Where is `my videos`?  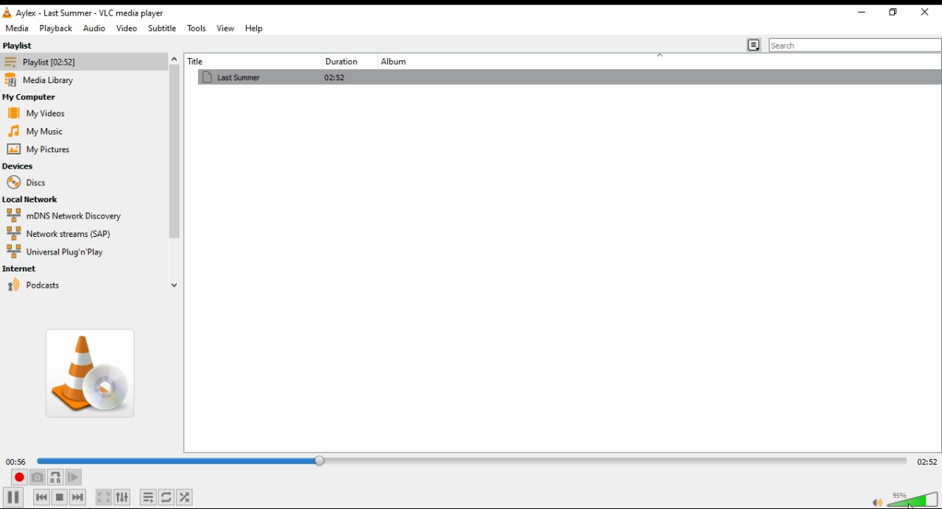 my videos is located at coordinates (35, 113).